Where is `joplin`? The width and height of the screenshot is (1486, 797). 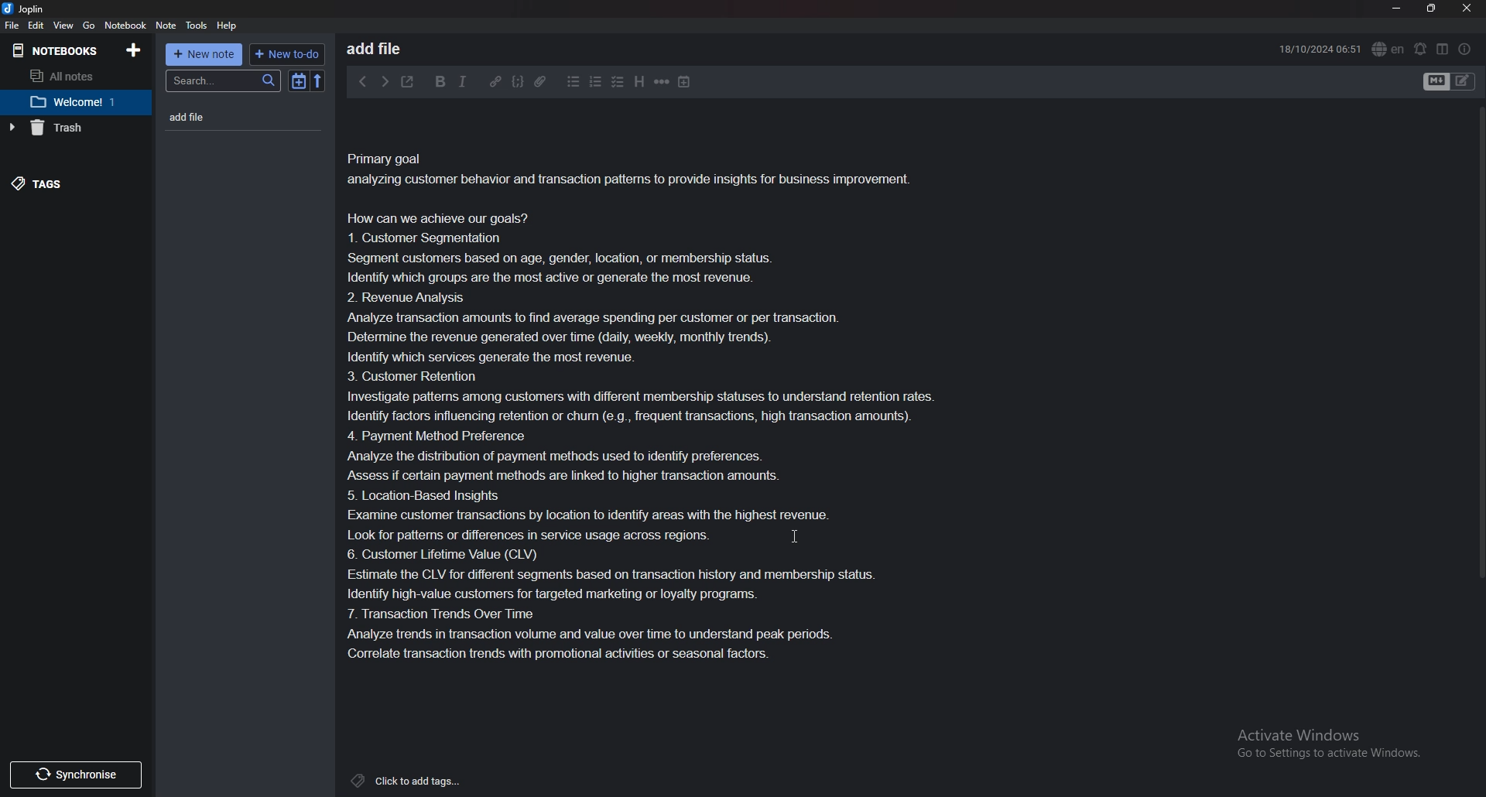
joplin is located at coordinates (26, 9).